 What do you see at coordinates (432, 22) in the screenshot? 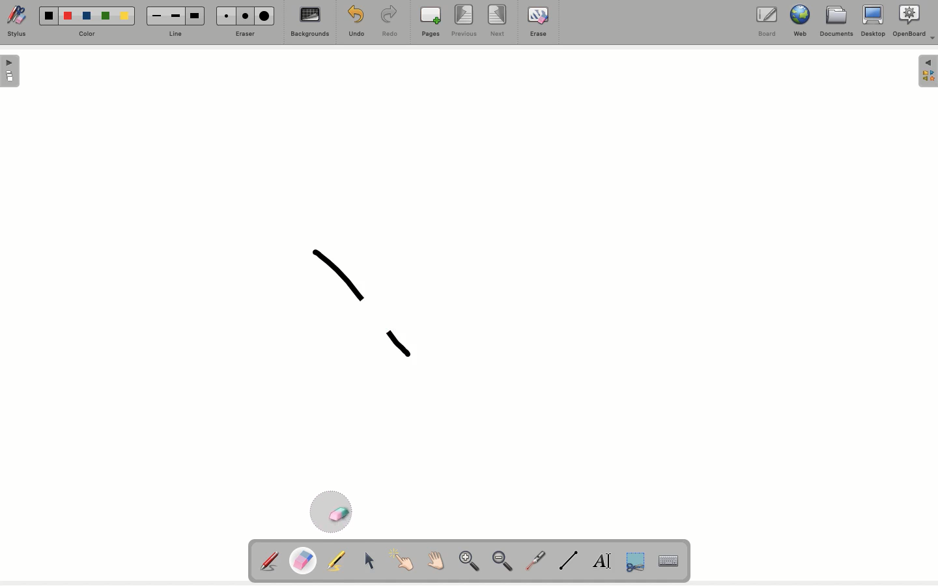
I see `Pages` at bounding box center [432, 22].